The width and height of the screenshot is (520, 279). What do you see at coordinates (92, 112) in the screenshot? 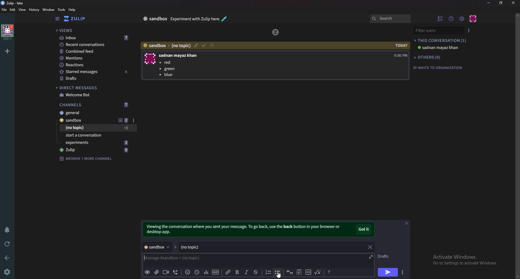
I see `General` at bounding box center [92, 112].